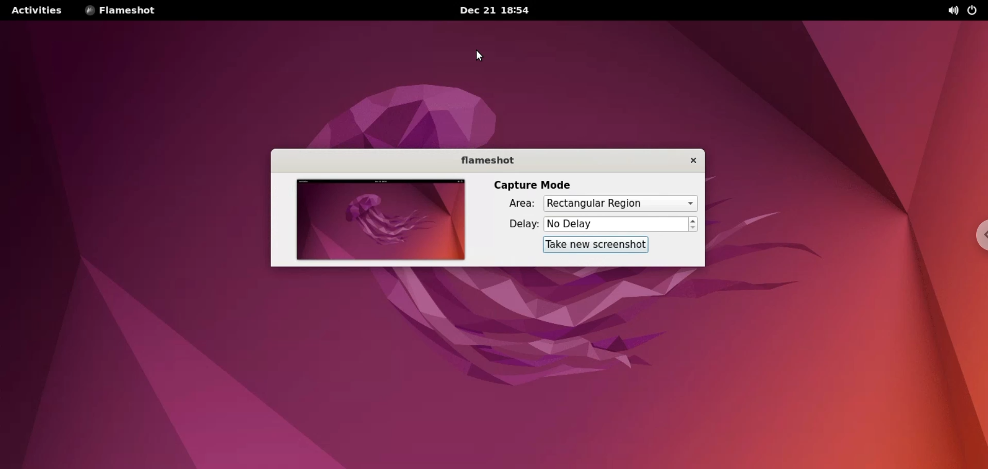  Describe the element at coordinates (975, 11) in the screenshot. I see `power options` at that location.